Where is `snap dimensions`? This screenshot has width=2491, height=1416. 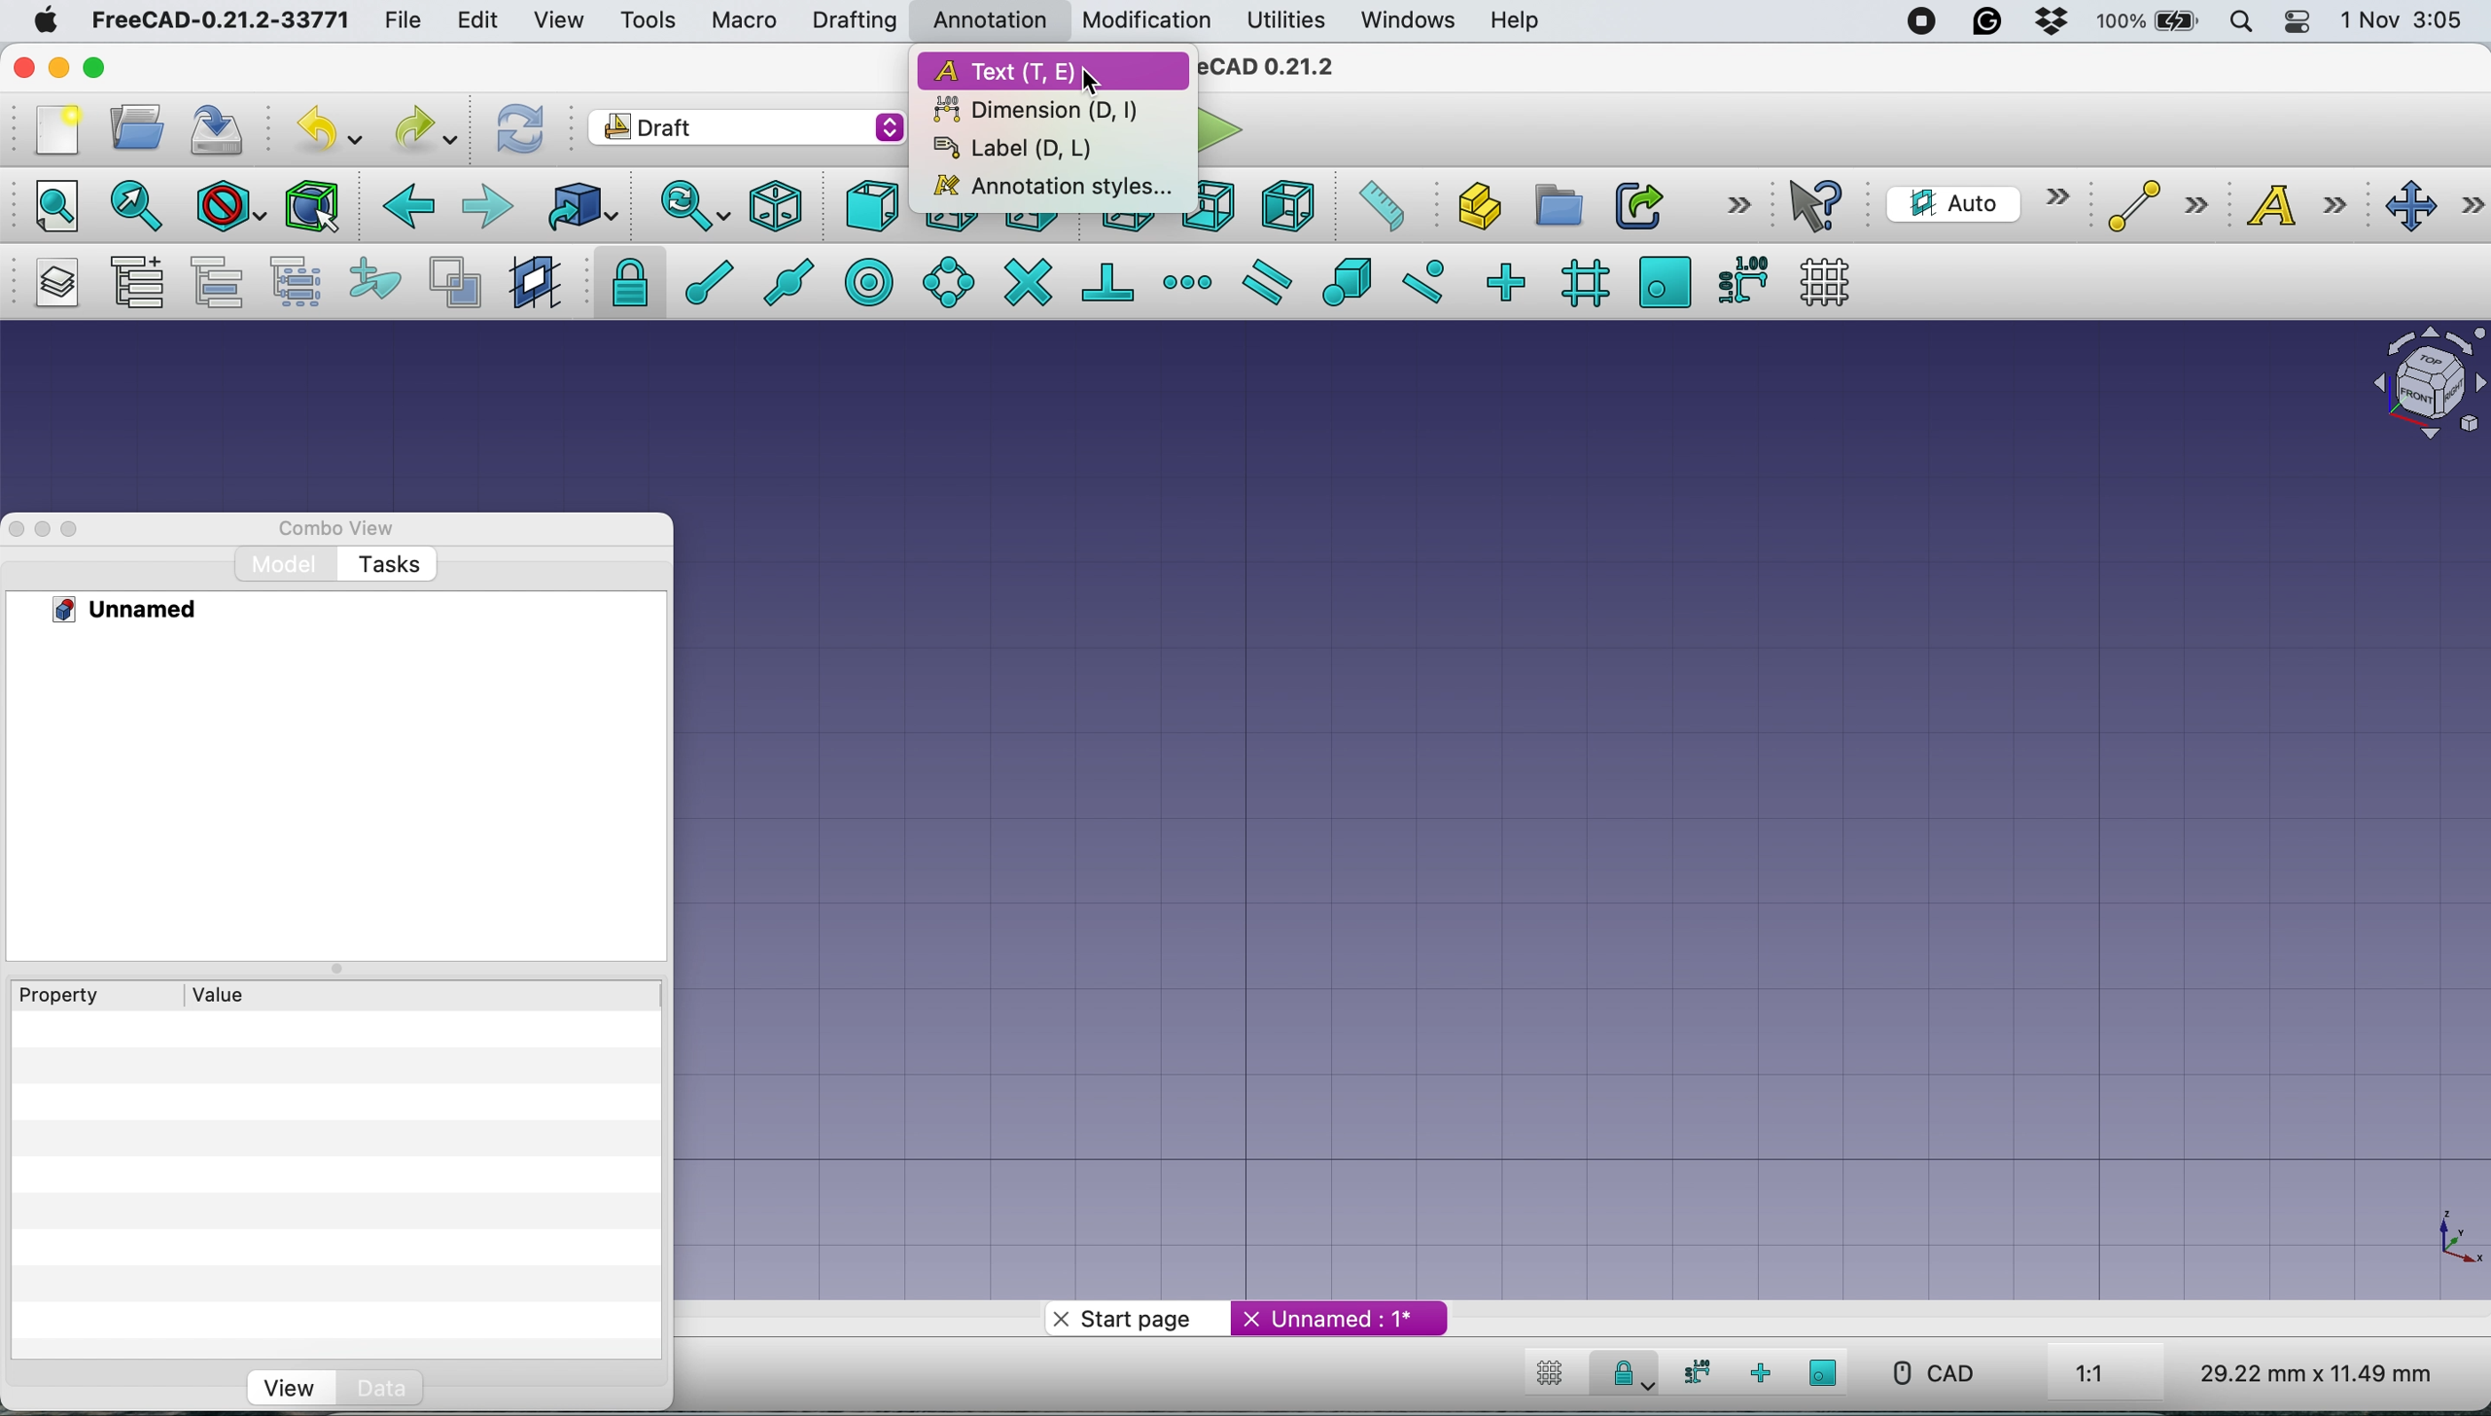 snap dimensions is located at coordinates (1739, 283).